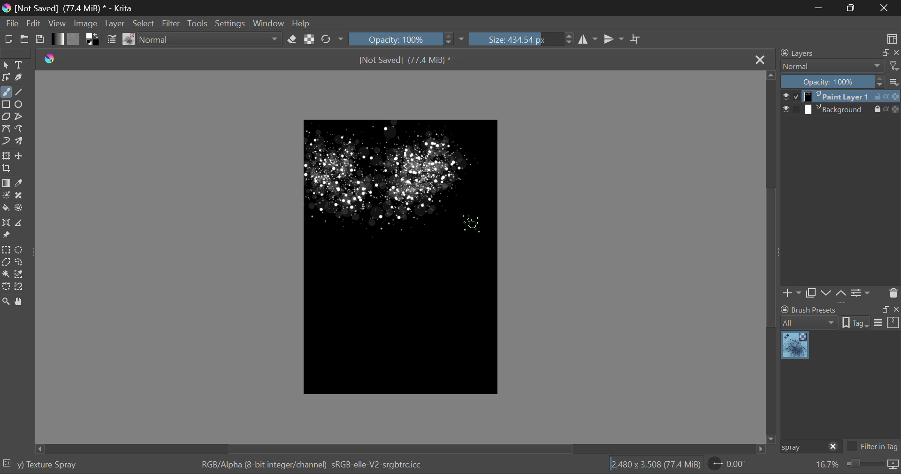 The image size is (901, 474). What do you see at coordinates (795, 346) in the screenshot?
I see `` at bounding box center [795, 346].